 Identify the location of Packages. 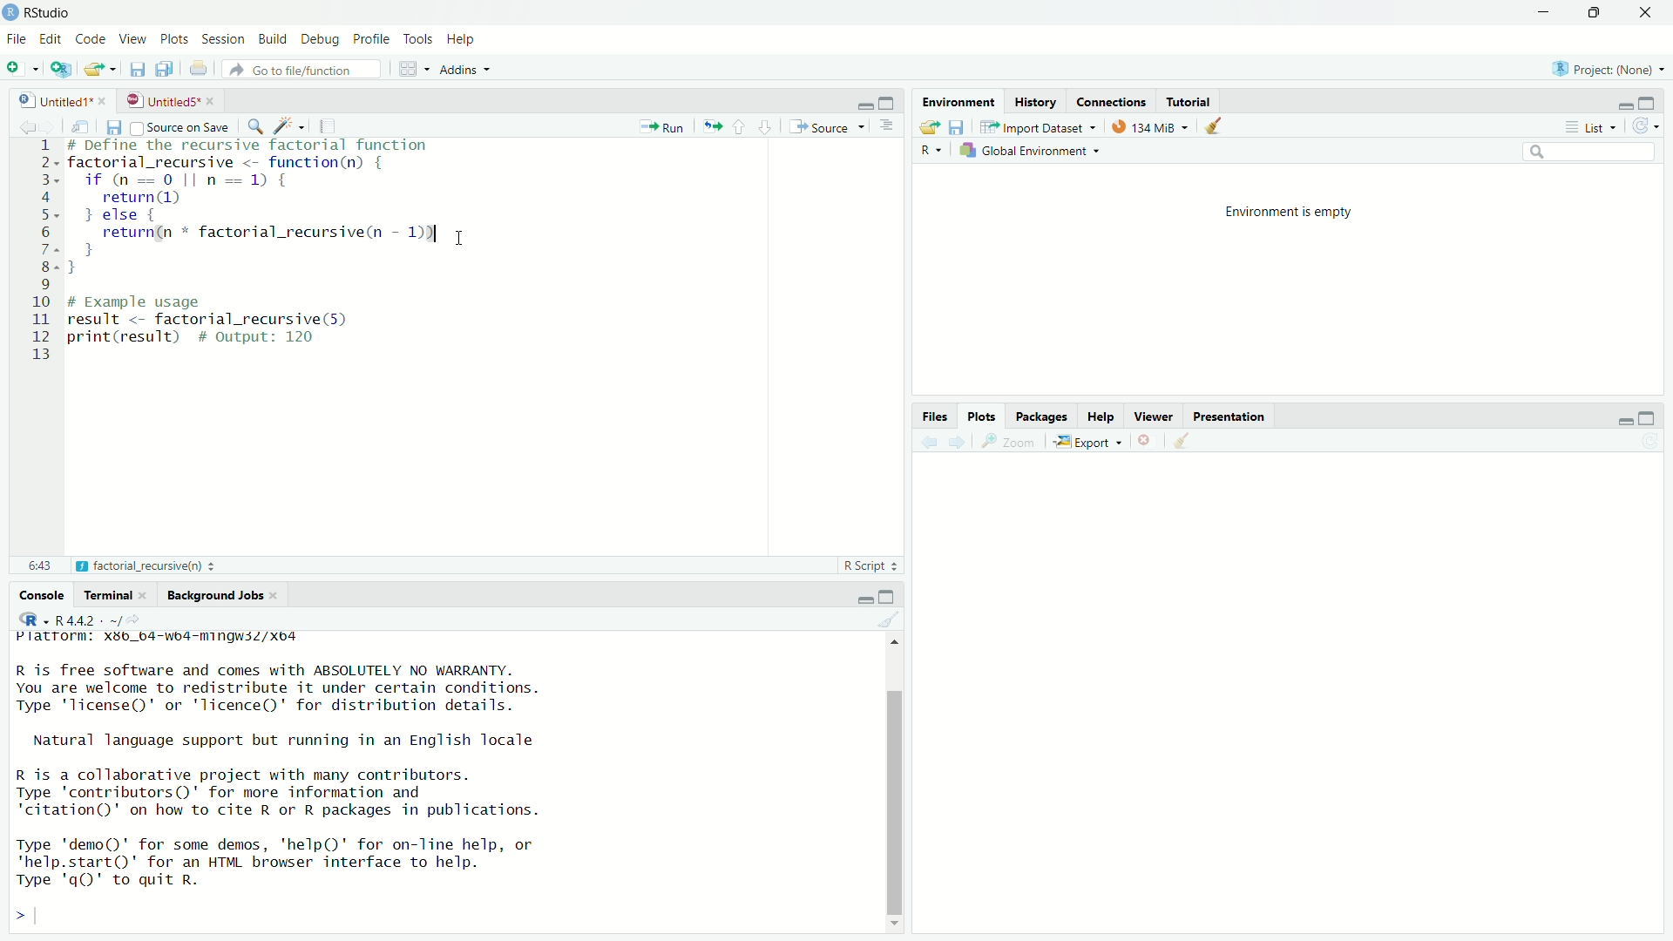
(1045, 414).